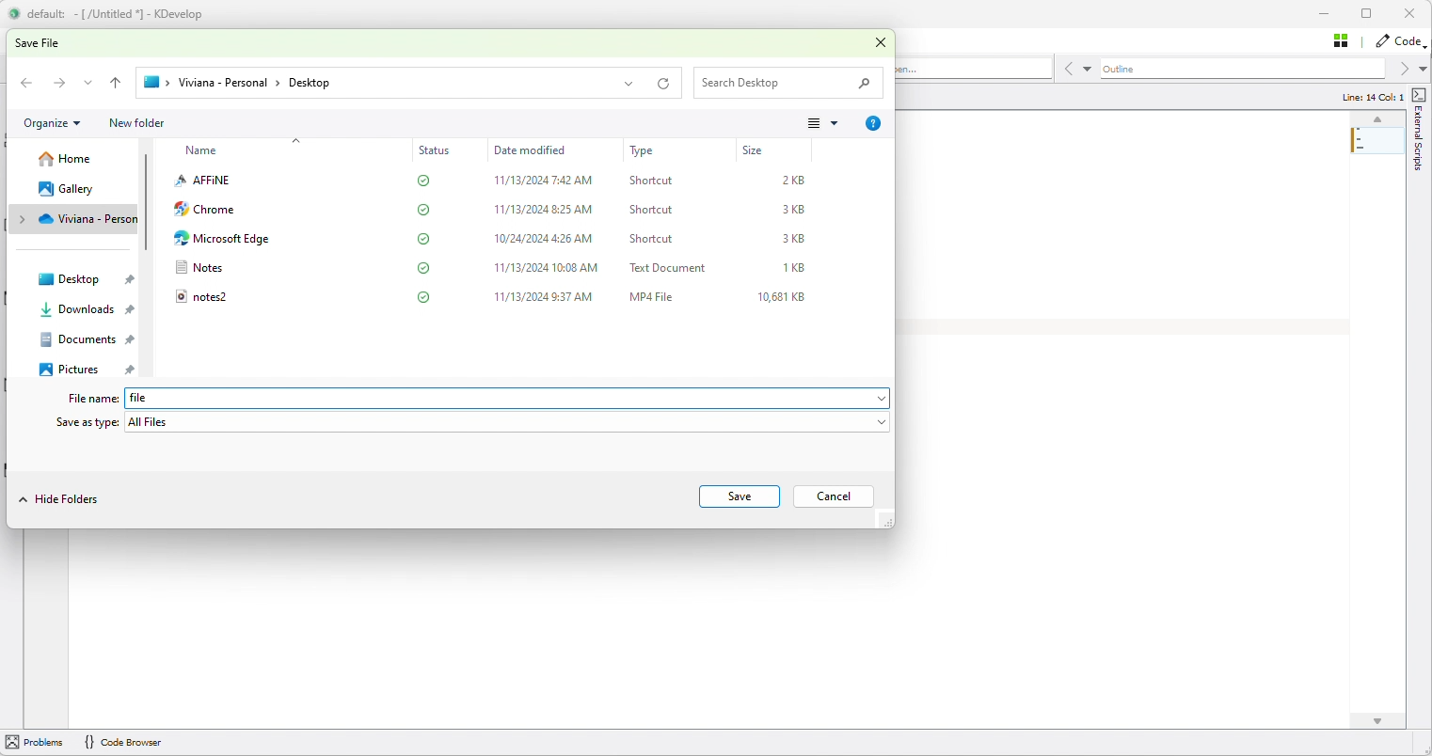 This screenshot has height=756, width=1432. What do you see at coordinates (425, 210) in the screenshot?
I see `saved to cloud` at bounding box center [425, 210].